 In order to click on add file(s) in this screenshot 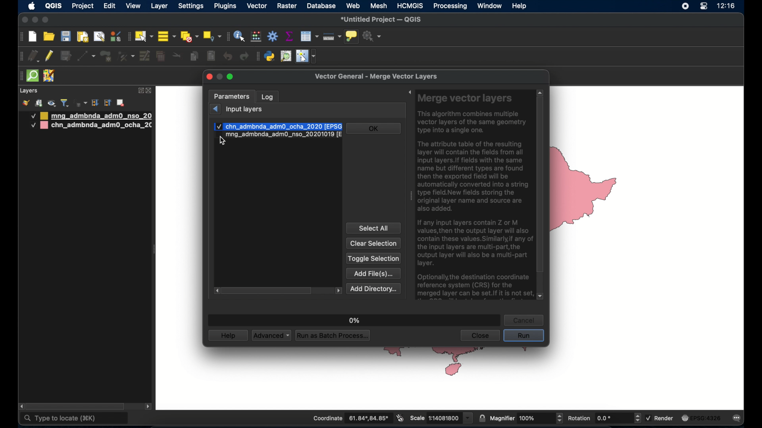, I will do `click(374, 273)`.